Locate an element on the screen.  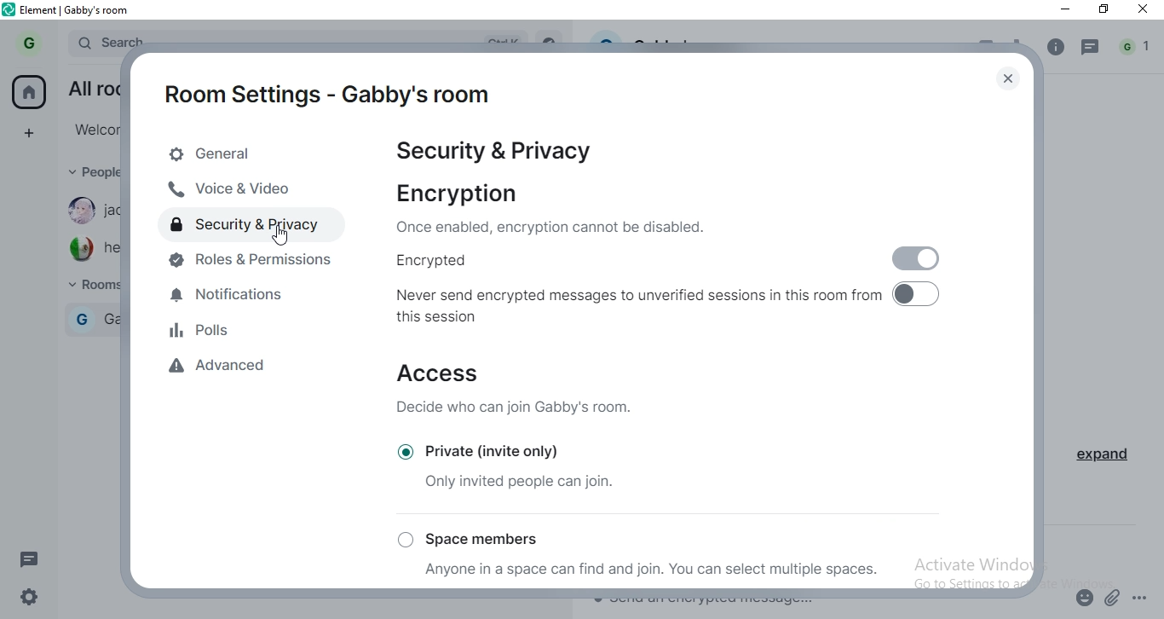
security & privacy is located at coordinates (255, 226).